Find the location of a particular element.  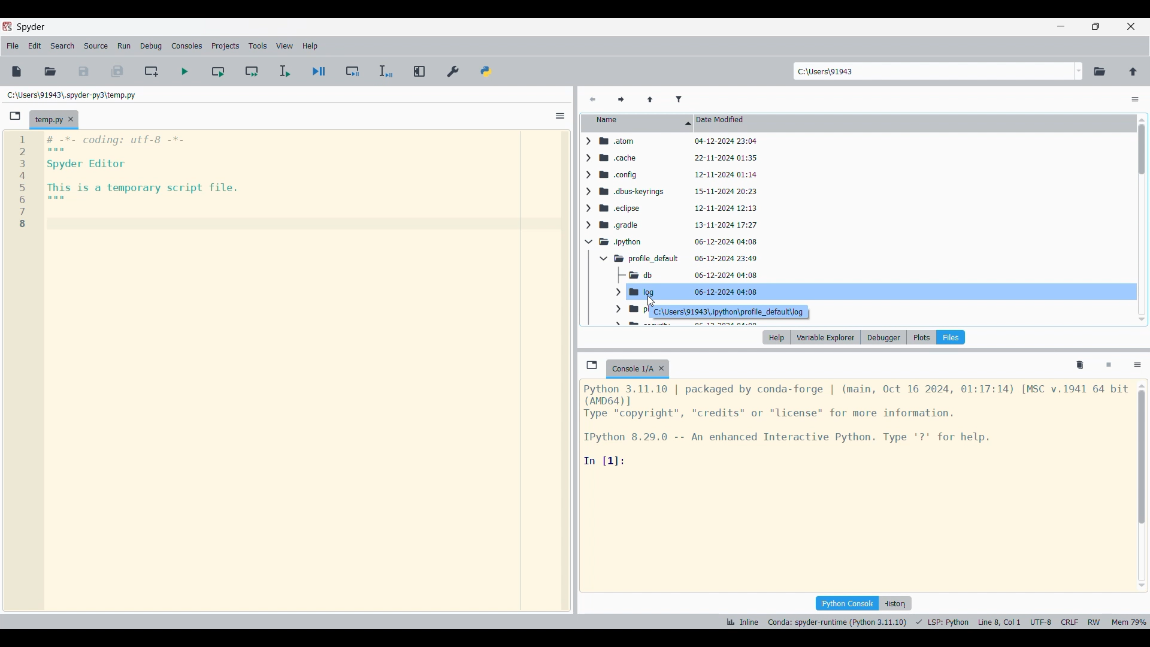

Save all files is located at coordinates (117, 71).